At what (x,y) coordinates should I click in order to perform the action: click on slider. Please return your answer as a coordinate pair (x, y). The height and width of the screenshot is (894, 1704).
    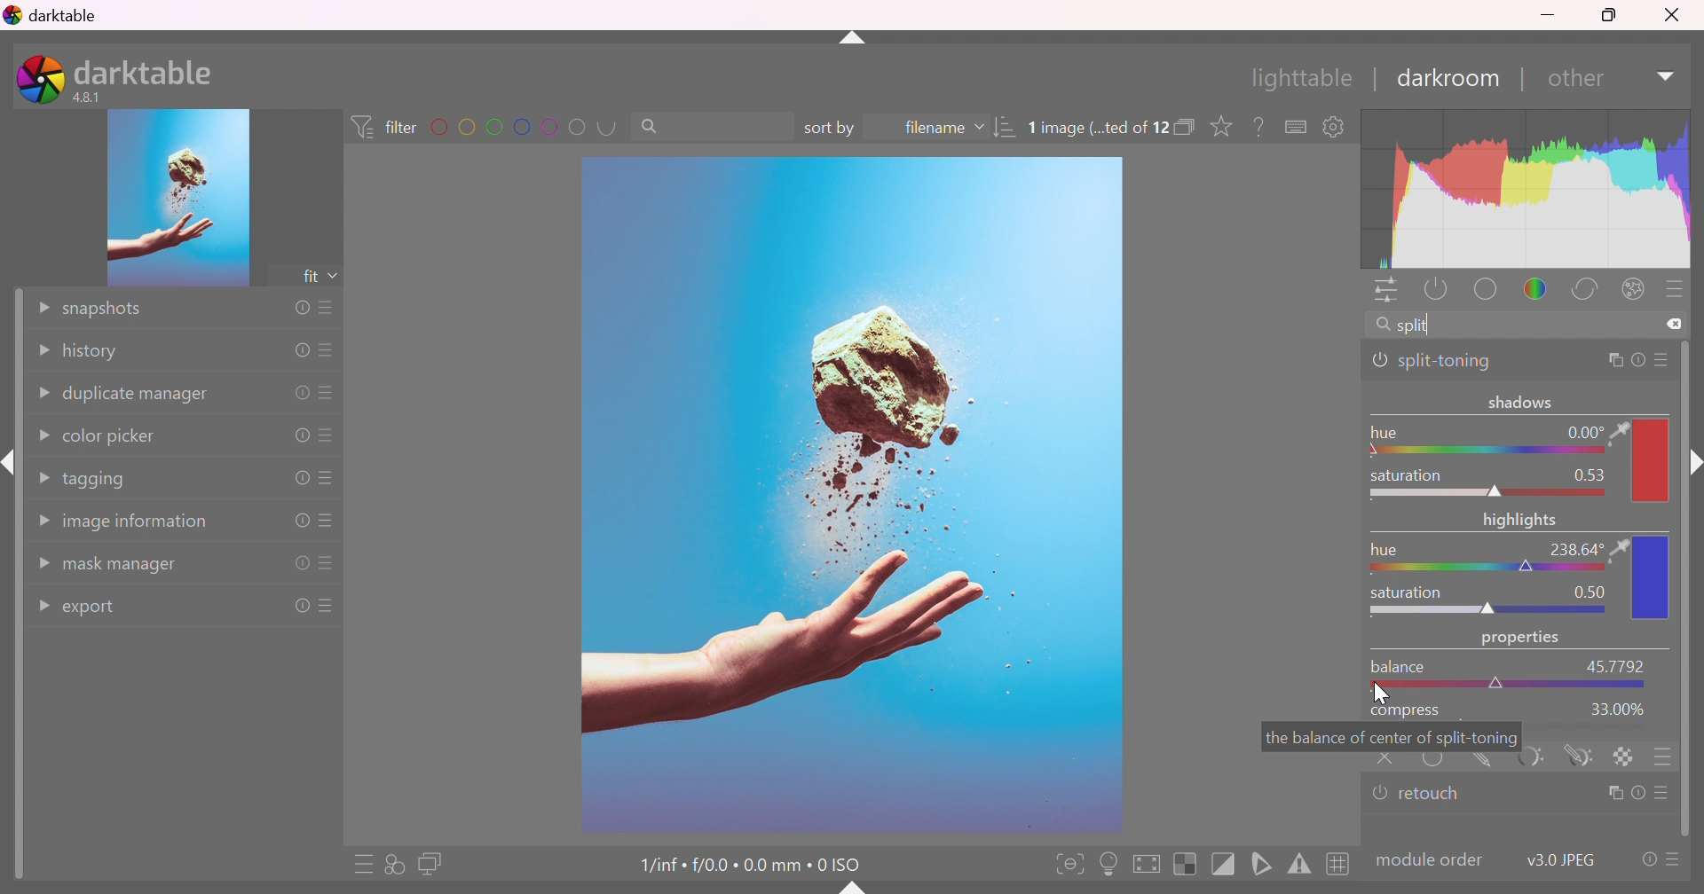
    Looking at the image, I should click on (1493, 493).